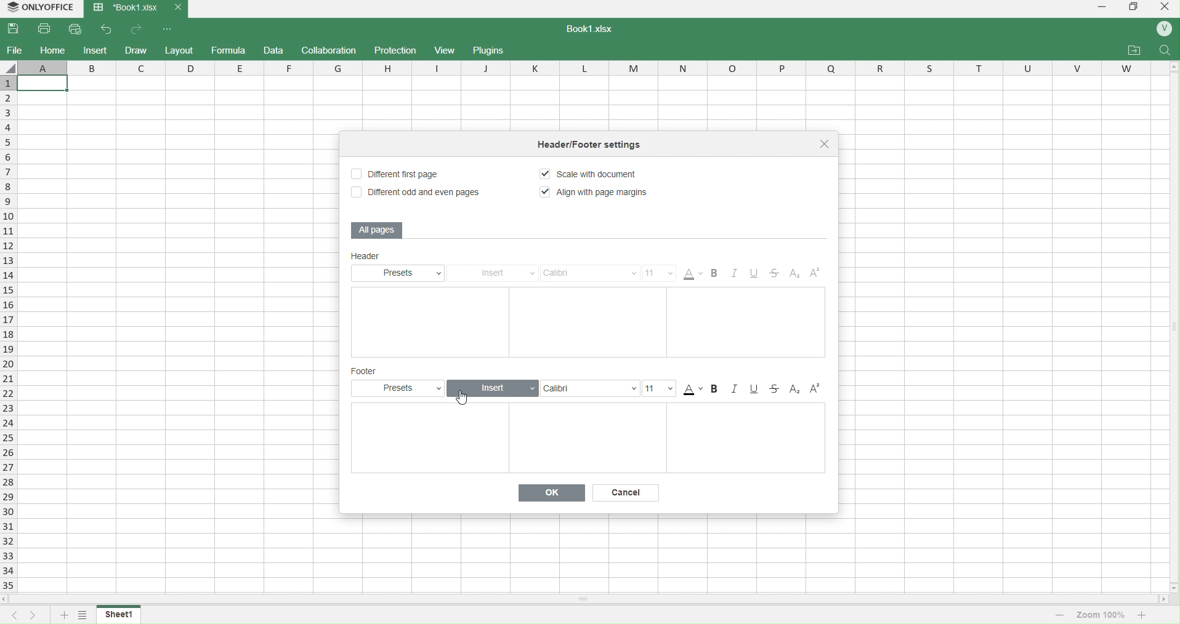 Image resolution: width=1180 pixels, height=624 pixels. I want to click on move up, so click(1173, 68).